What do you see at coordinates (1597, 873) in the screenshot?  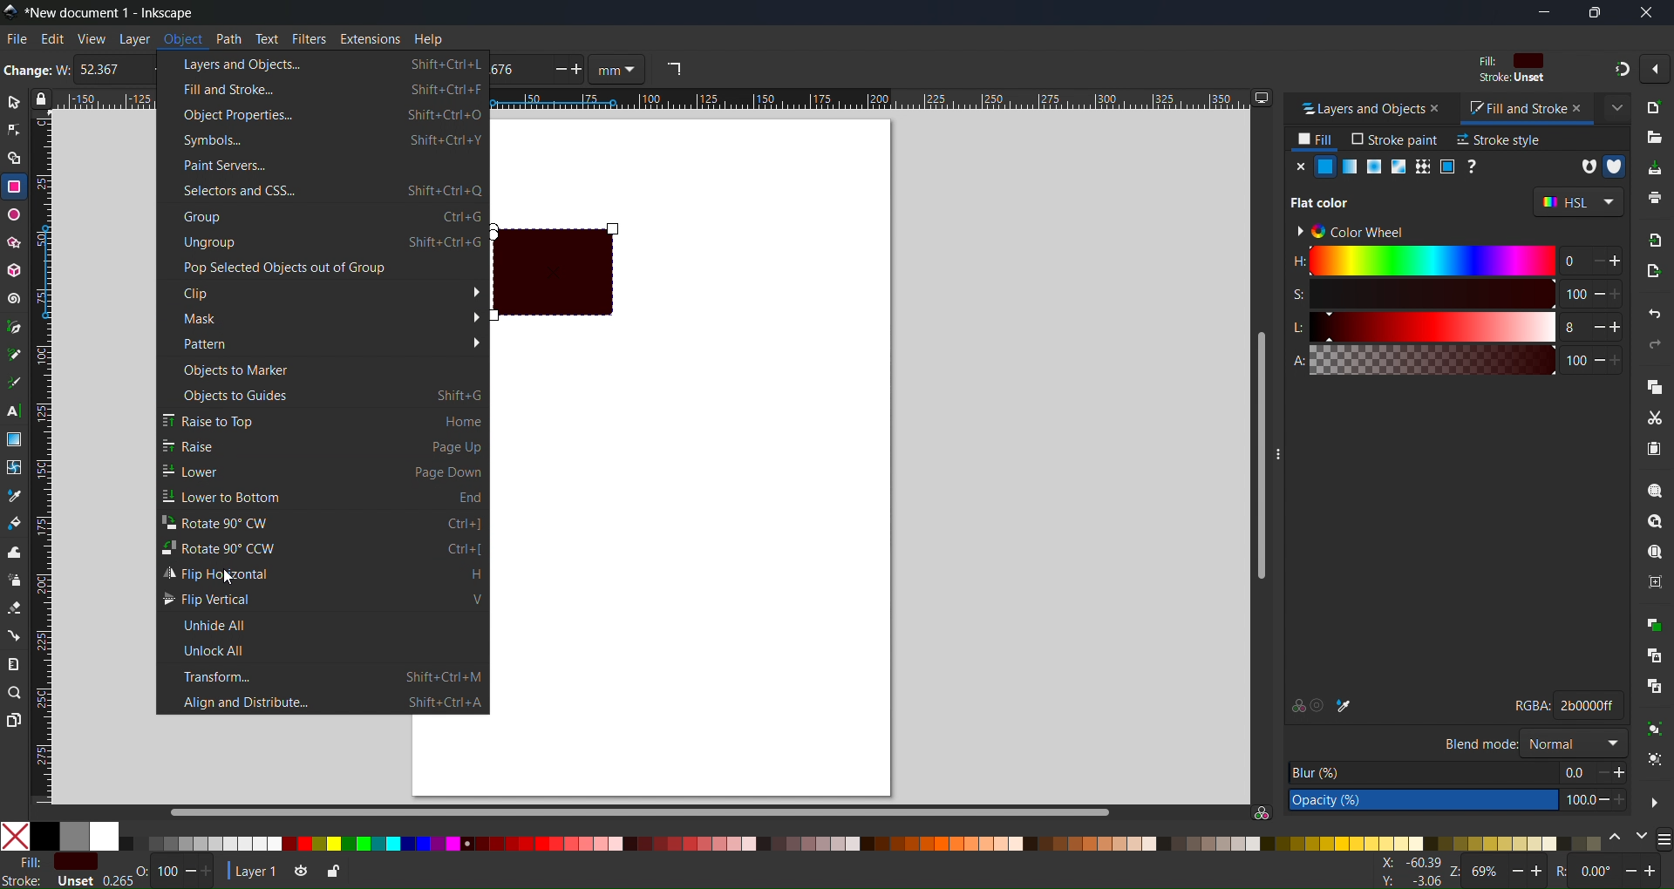 I see ` 0.00 degrees` at bounding box center [1597, 873].